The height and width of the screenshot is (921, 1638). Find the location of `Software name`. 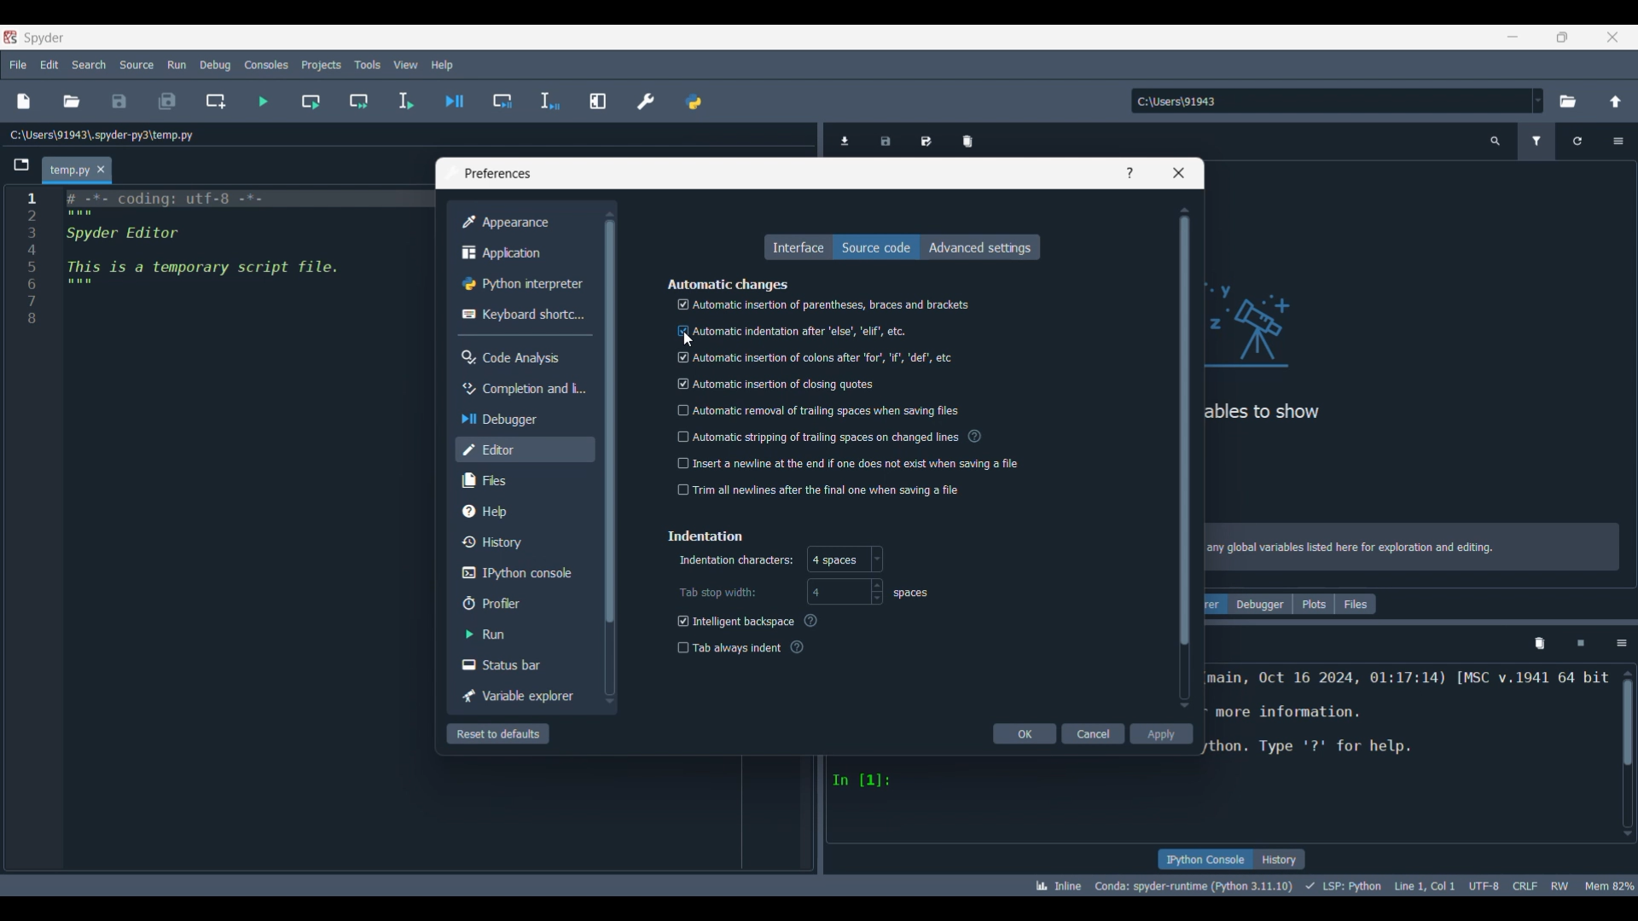

Software name is located at coordinates (44, 38).